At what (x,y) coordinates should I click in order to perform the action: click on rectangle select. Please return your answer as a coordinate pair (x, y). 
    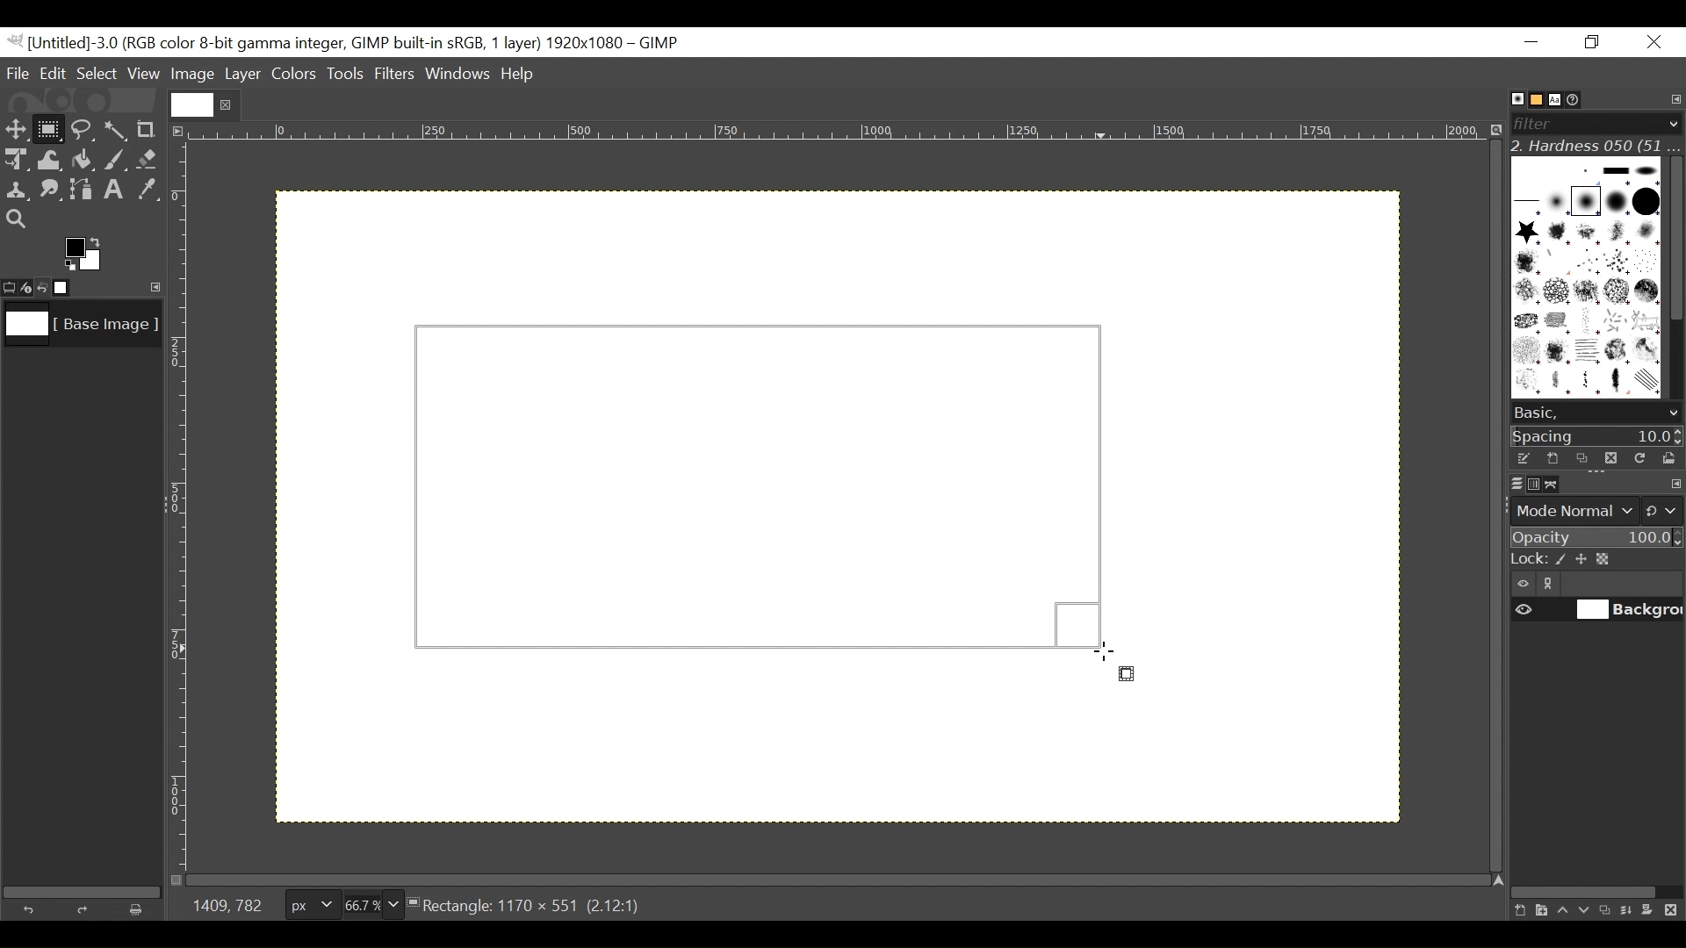
    Looking at the image, I should click on (1128, 679).